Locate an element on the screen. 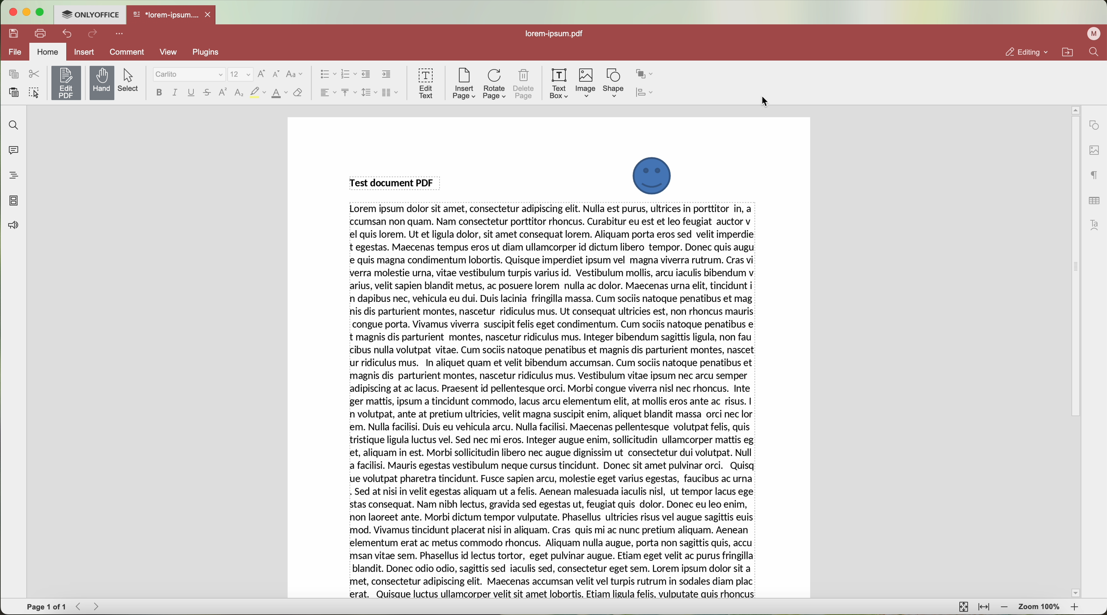 The width and height of the screenshot is (1107, 615). table settings is located at coordinates (1093, 199).